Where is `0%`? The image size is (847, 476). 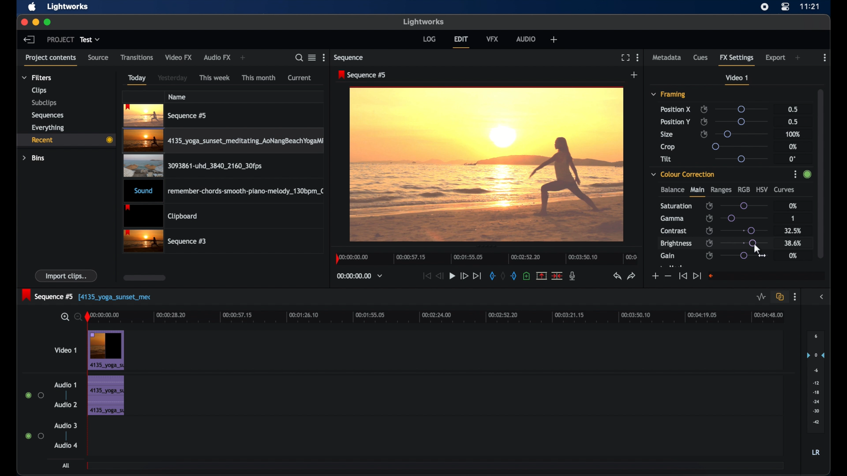
0% is located at coordinates (791, 207).